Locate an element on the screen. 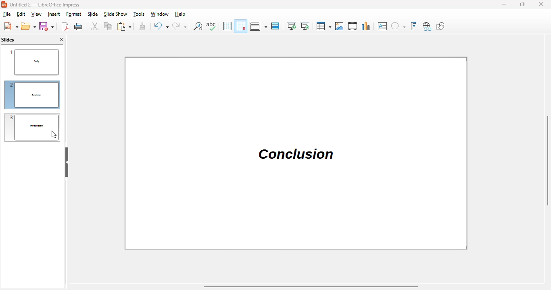 The height and width of the screenshot is (290, 551). slide show is located at coordinates (115, 14).